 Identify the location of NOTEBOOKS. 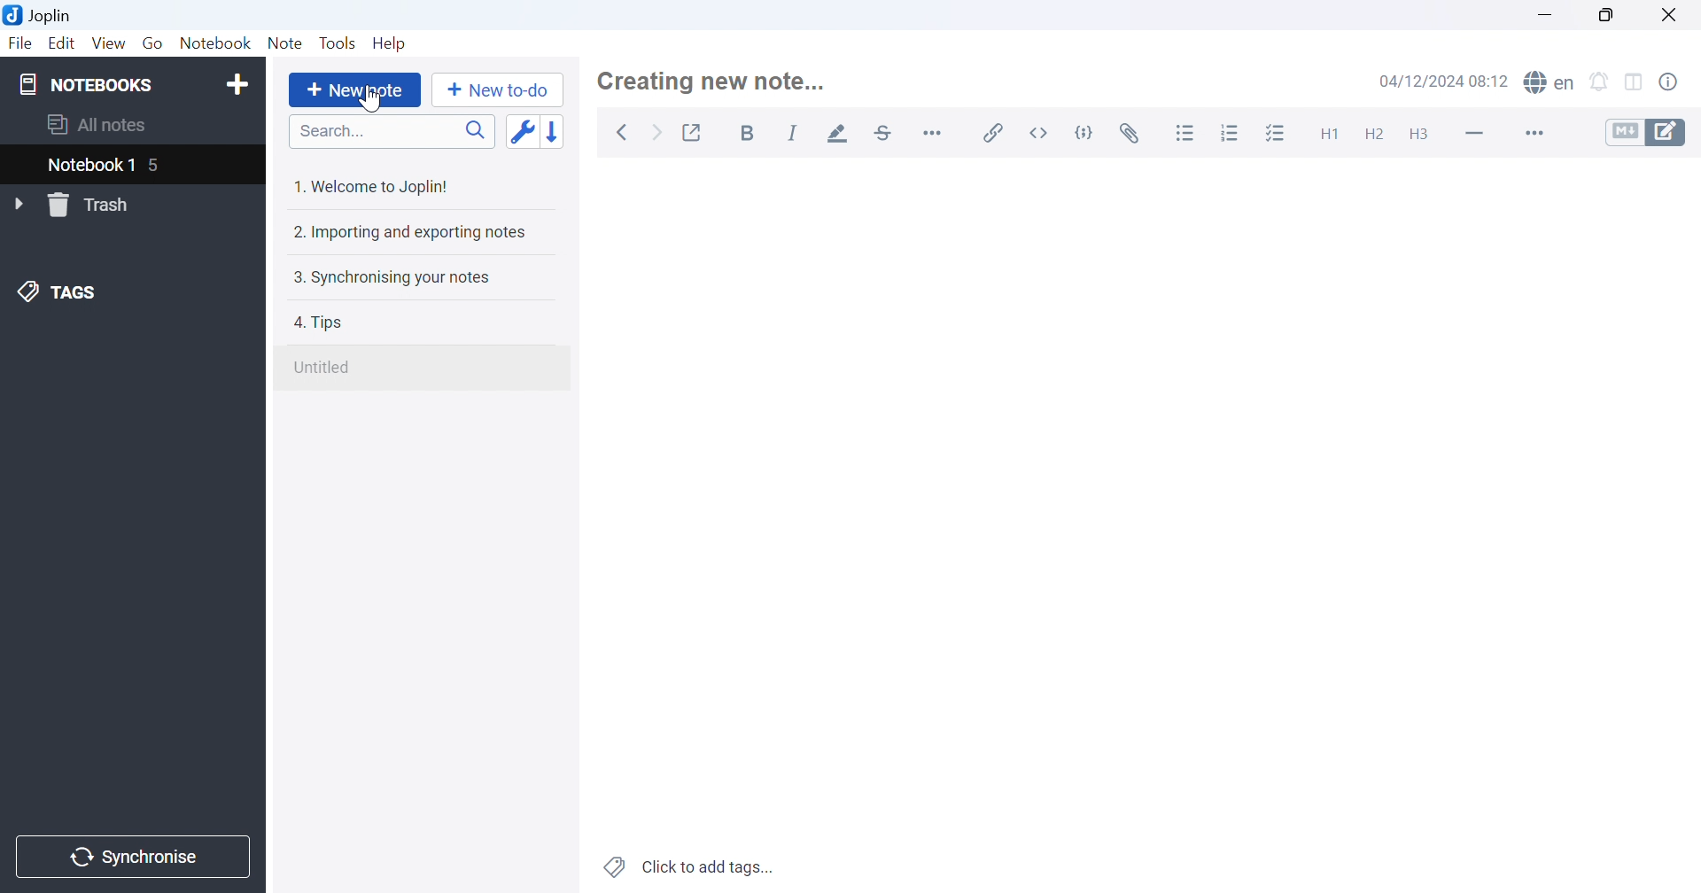
(89, 85).